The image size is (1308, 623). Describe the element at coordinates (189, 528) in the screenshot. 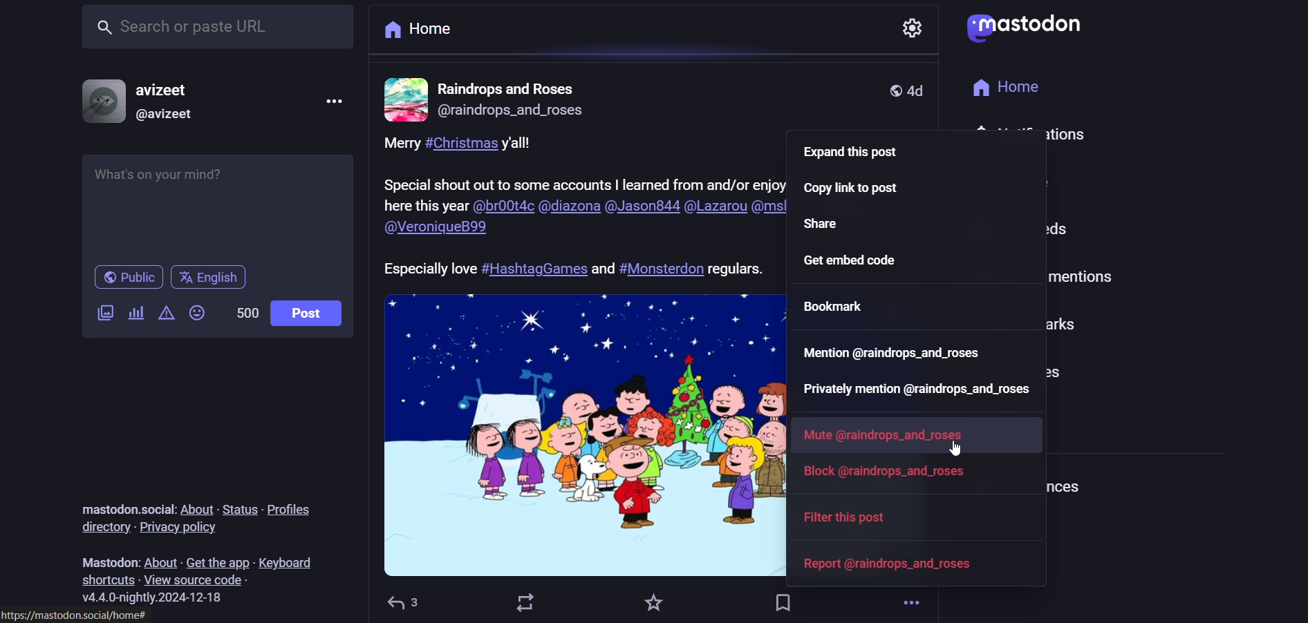

I see `privacy pilicy` at that location.